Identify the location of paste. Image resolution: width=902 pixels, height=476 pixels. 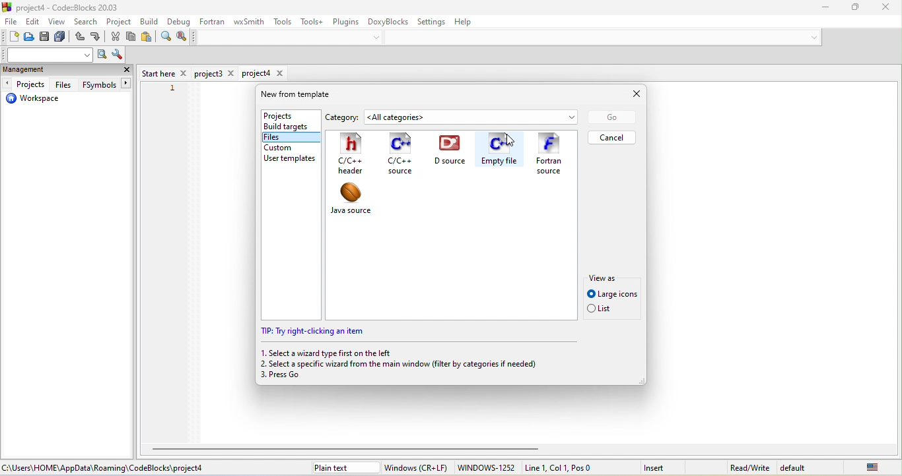
(147, 38).